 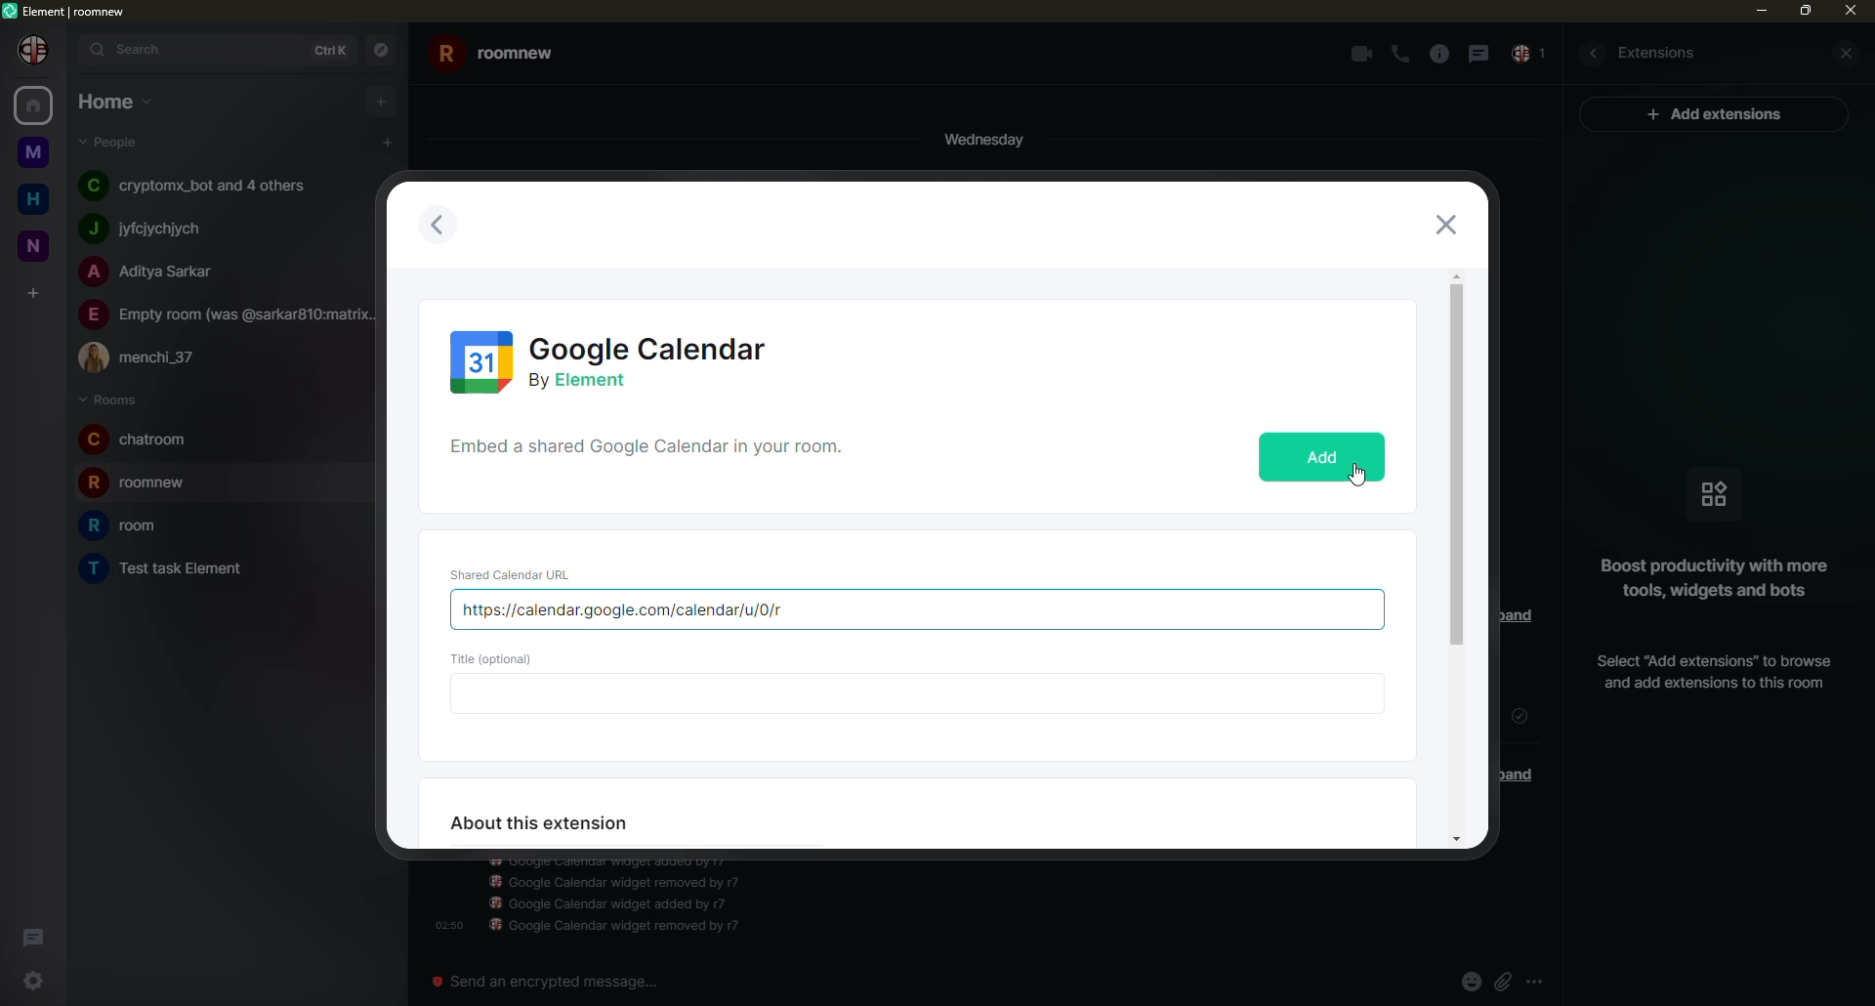 I want to click on attach, so click(x=1501, y=980).